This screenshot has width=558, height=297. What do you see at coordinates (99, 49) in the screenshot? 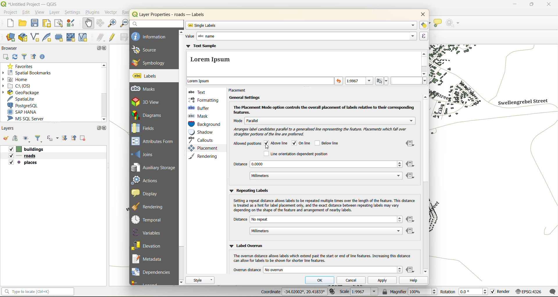
I see `maximize` at bounding box center [99, 49].